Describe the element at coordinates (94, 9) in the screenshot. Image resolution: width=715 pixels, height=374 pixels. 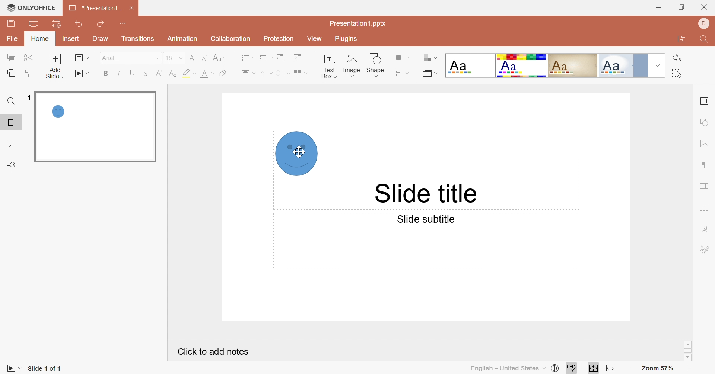
I see `*Presentation1` at that location.